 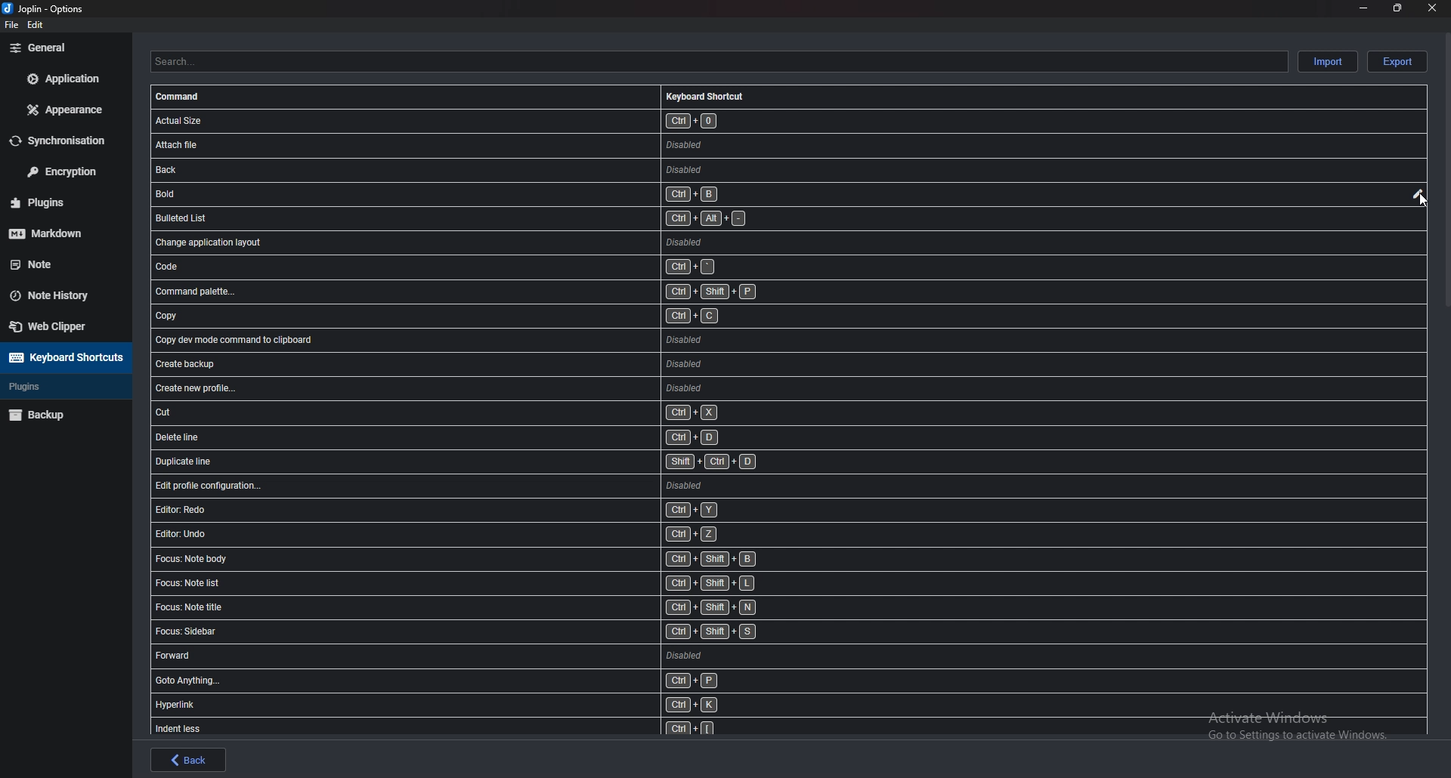 What do you see at coordinates (456, 217) in the screenshot?
I see `shortcut` at bounding box center [456, 217].